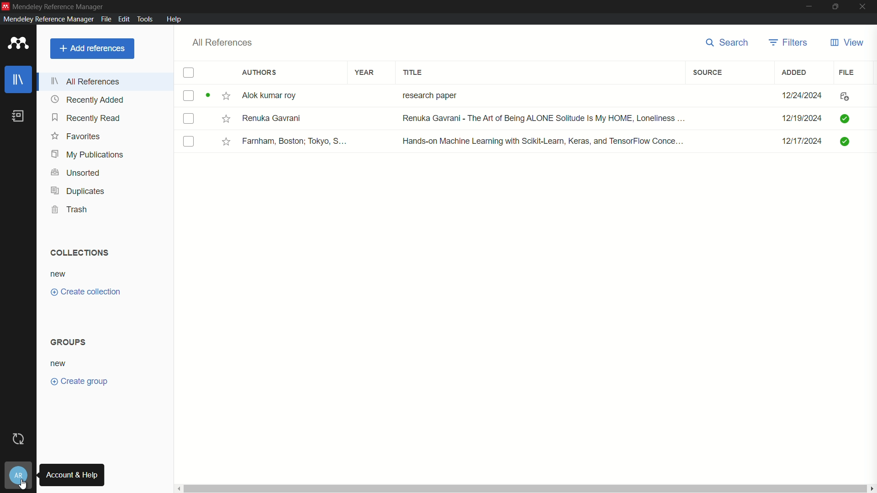 The image size is (877, 493). What do you see at coordinates (728, 43) in the screenshot?
I see `search` at bounding box center [728, 43].